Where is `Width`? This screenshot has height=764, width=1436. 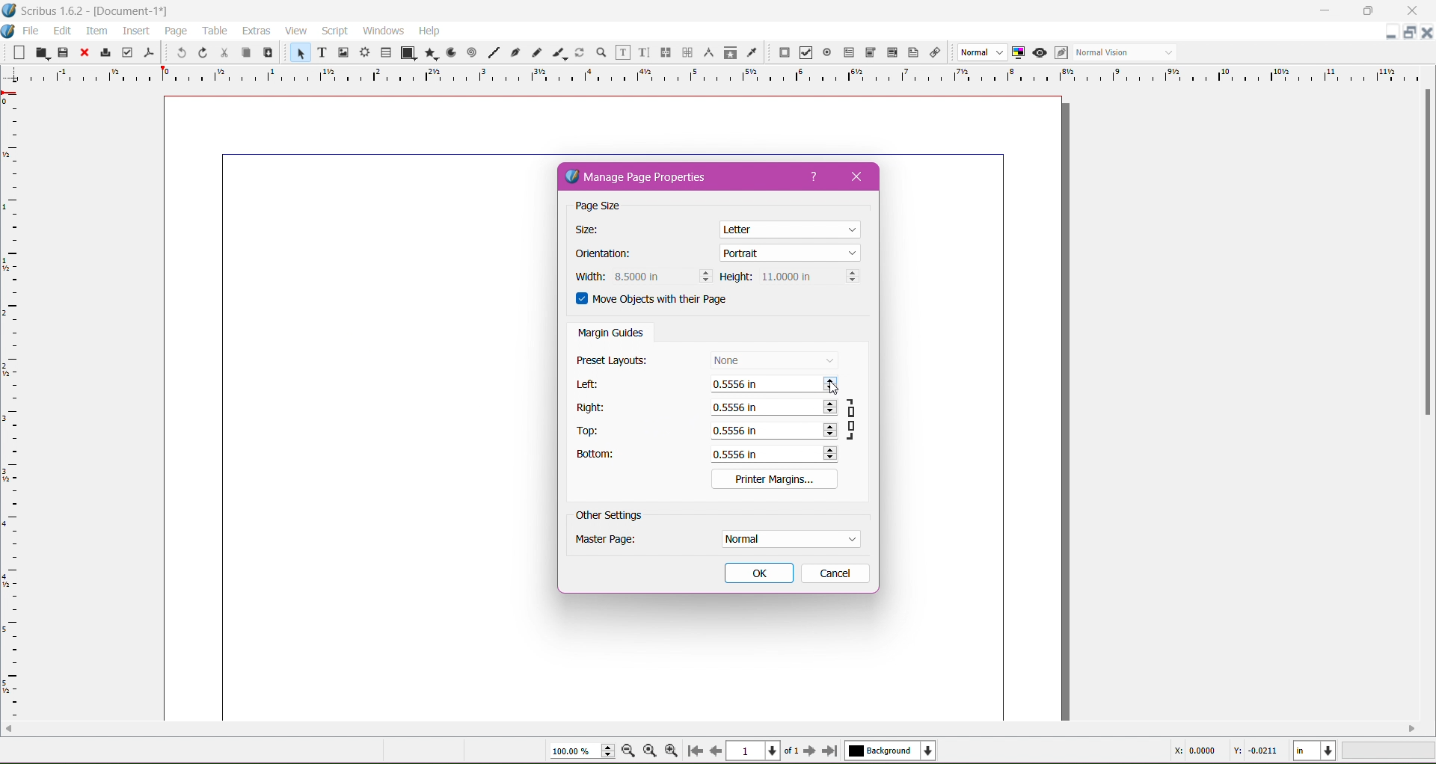
Width is located at coordinates (587, 277).